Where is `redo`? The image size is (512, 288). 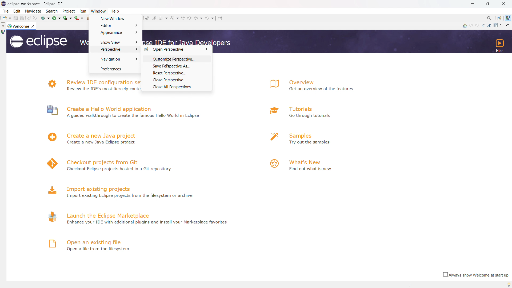
redo is located at coordinates (36, 18).